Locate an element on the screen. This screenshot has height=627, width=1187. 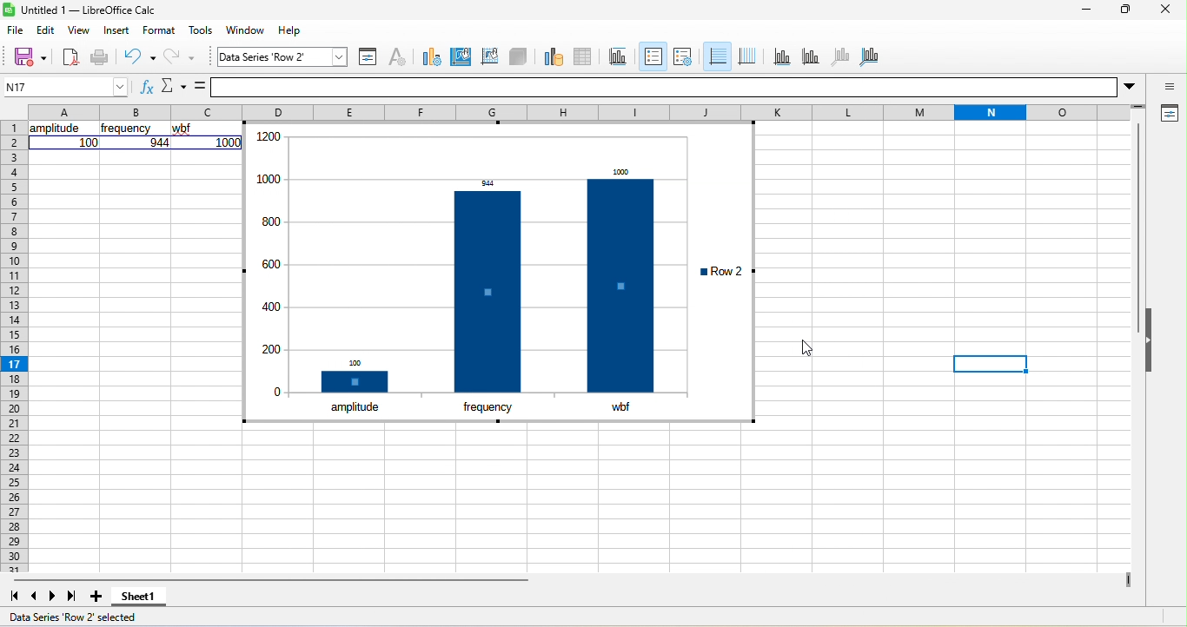
last sheet is located at coordinates (75, 597).